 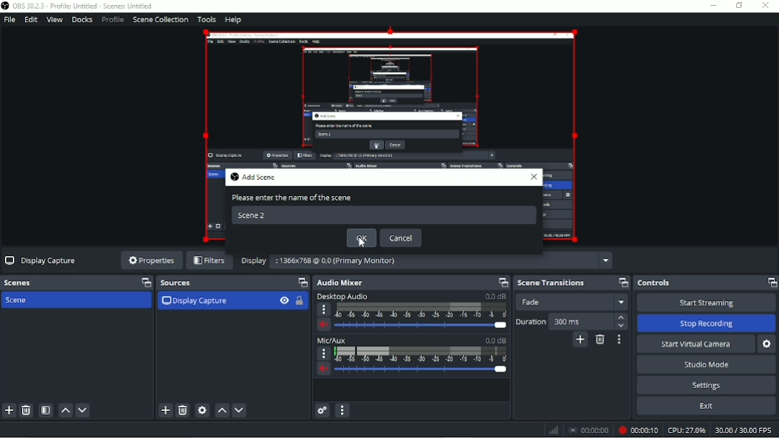 I want to click on Start virtual camera, so click(x=696, y=344).